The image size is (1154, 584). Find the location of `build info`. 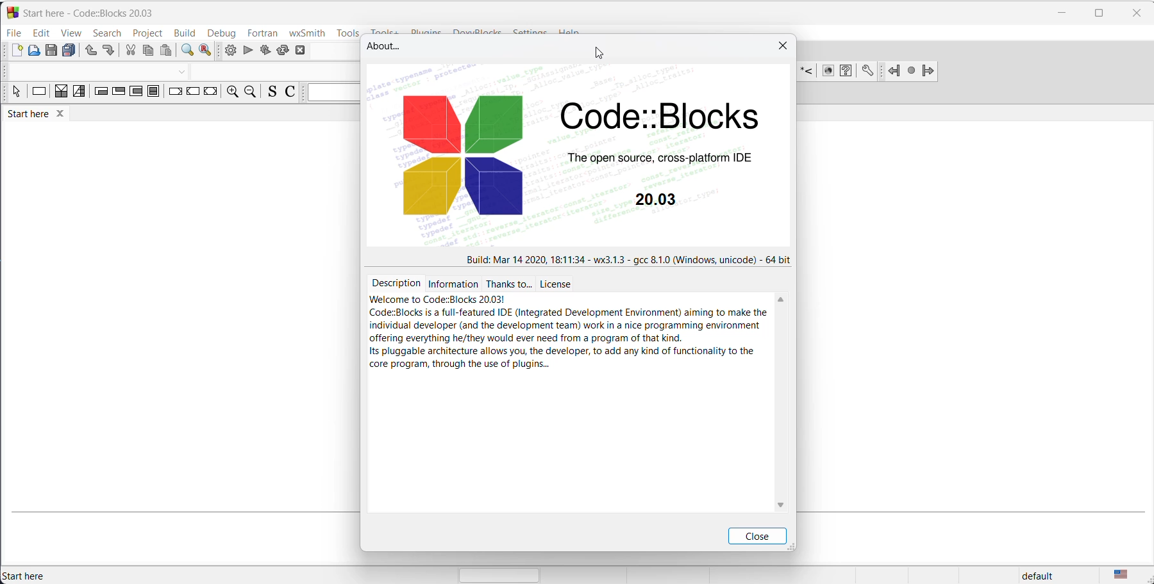

build info is located at coordinates (630, 258).